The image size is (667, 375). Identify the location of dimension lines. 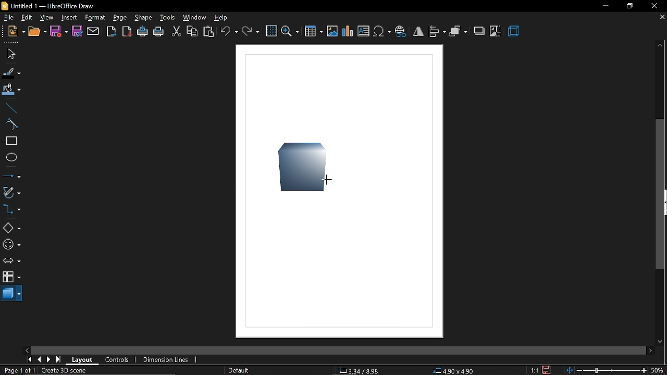
(166, 360).